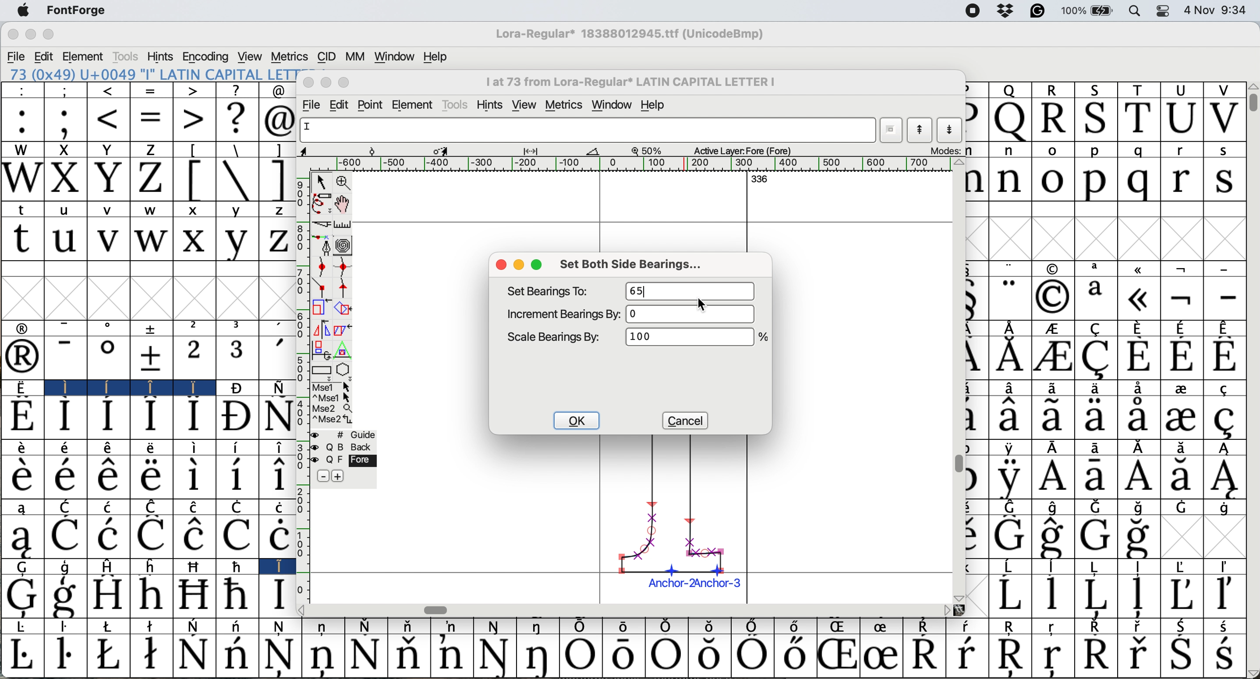  Describe the element at coordinates (1054, 179) in the screenshot. I see `o` at that location.